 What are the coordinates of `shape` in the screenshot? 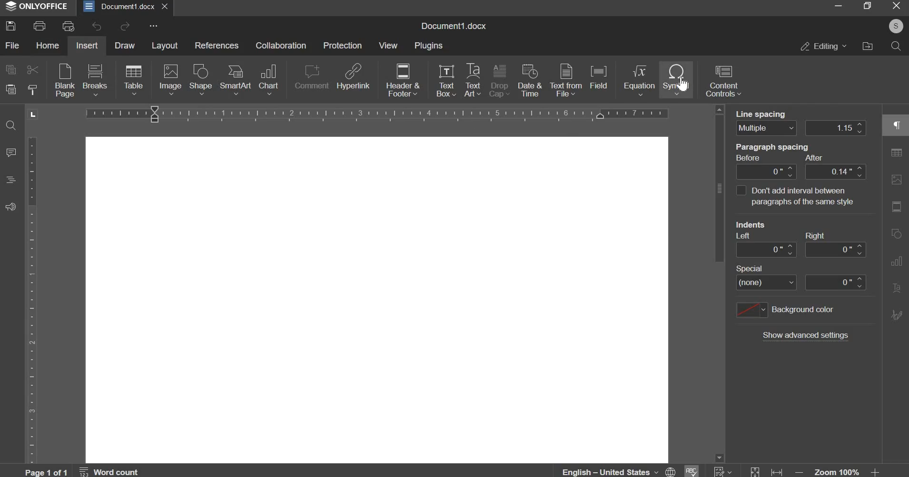 It's located at (201, 78).